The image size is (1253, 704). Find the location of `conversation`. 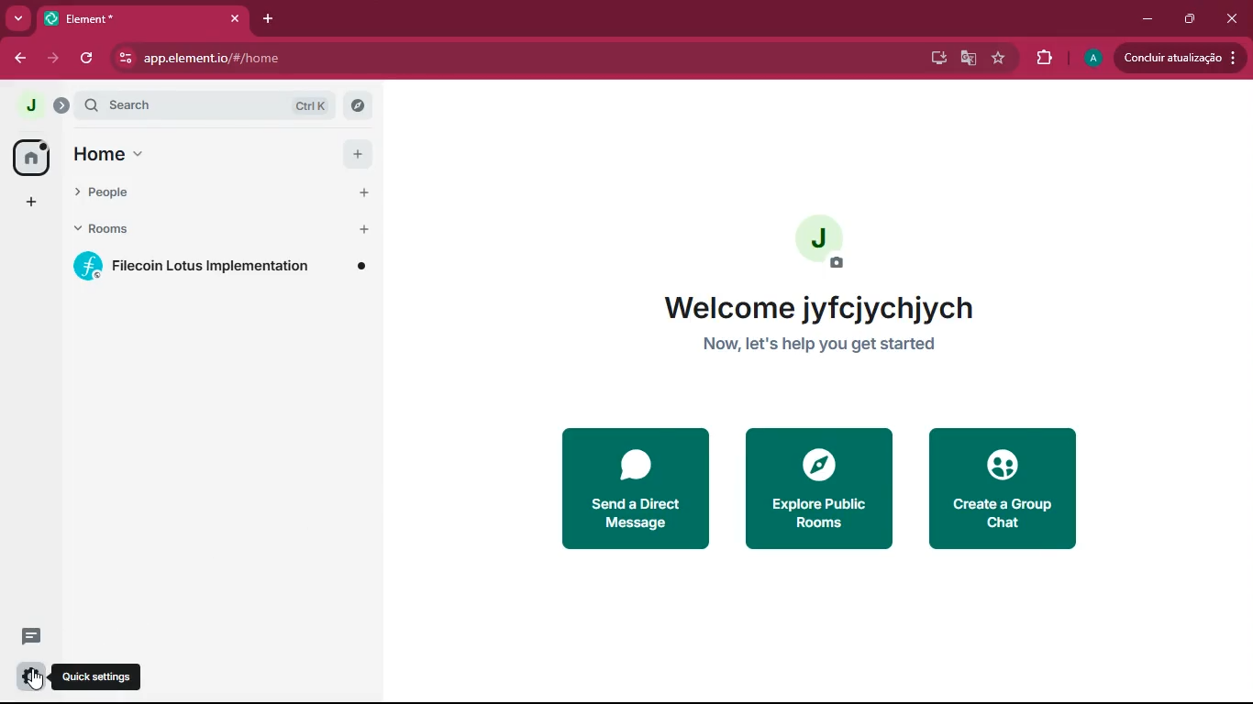

conversation is located at coordinates (29, 635).